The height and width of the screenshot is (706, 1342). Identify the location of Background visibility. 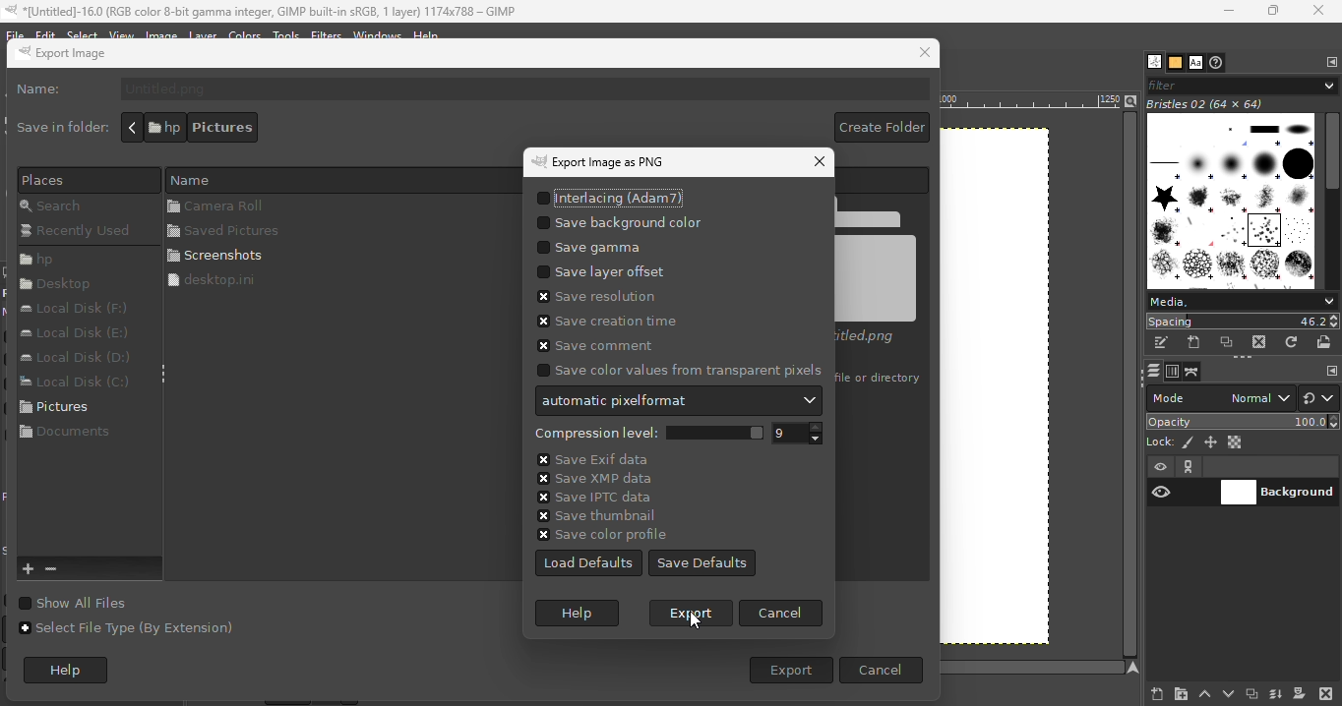
(1279, 494).